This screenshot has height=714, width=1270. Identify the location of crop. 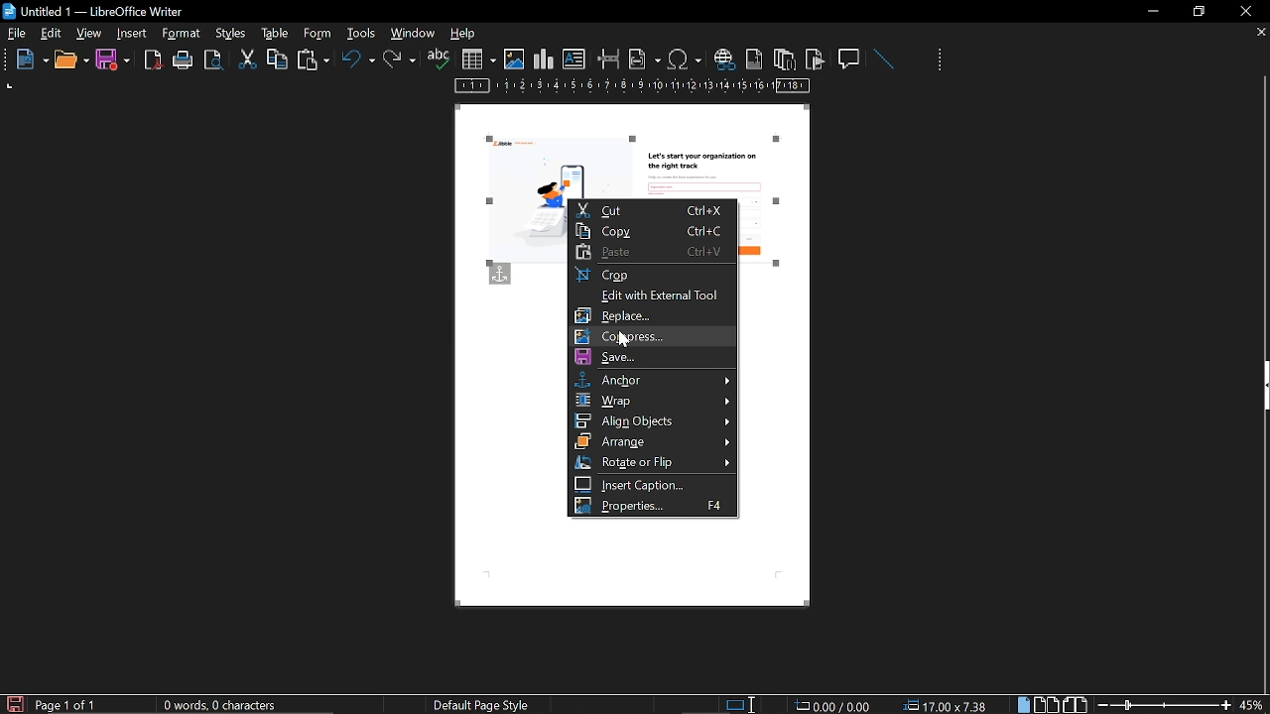
(653, 276).